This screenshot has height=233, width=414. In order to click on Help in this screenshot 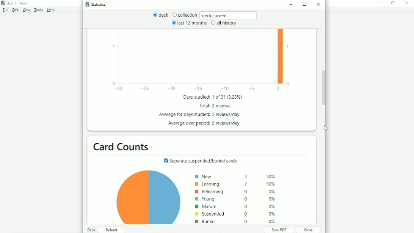, I will do `click(51, 10)`.